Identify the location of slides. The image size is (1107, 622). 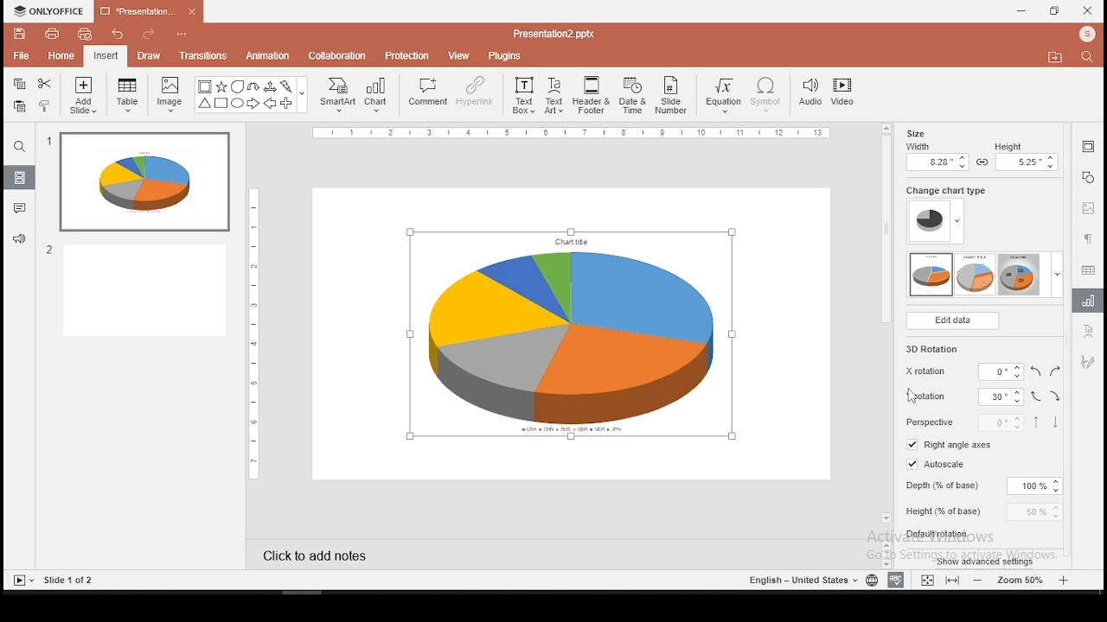
(18, 177).